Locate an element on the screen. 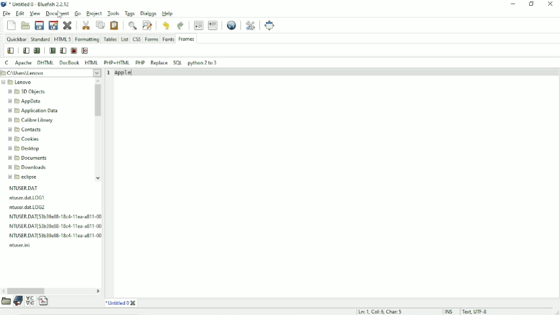  Edit preferences is located at coordinates (251, 24).